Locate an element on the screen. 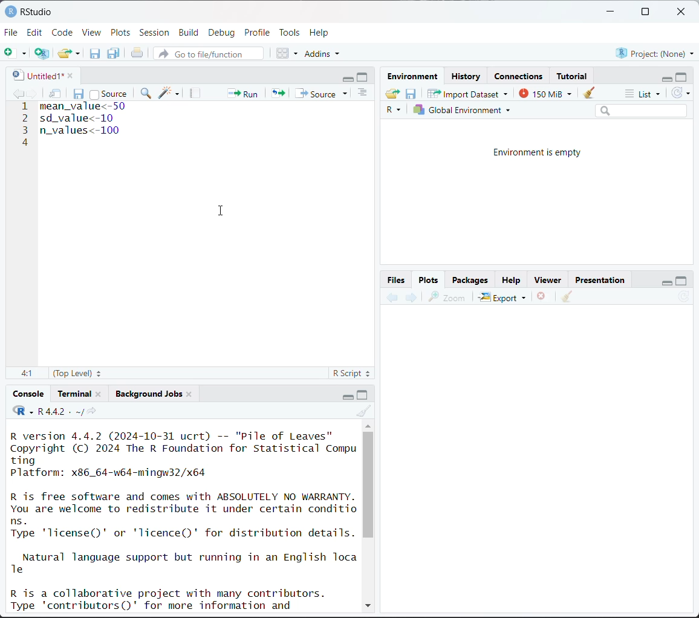 This screenshot has height=618, width=699. Console is located at coordinates (29, 394).